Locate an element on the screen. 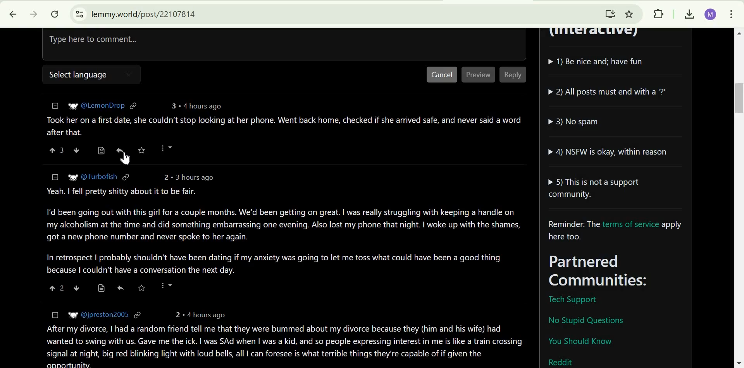 The width and height of the screenshot is (744, 368). reply is located at coordinates (120, 150).